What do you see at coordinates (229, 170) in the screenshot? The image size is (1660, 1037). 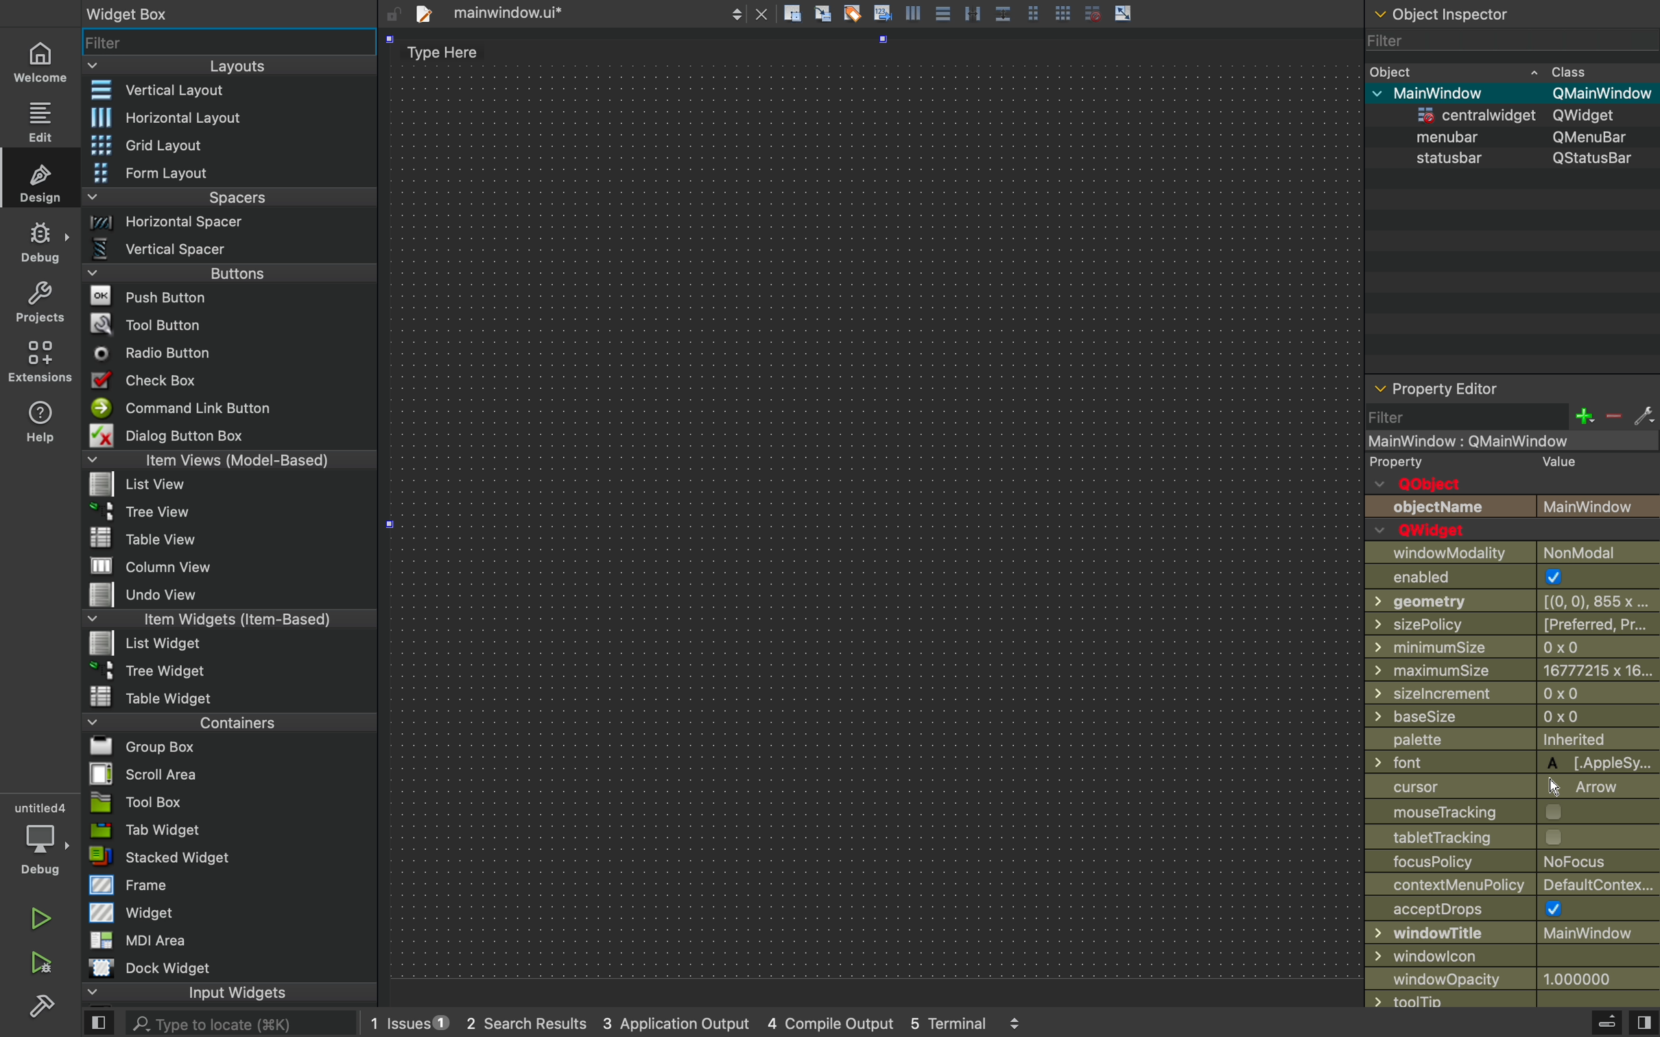 I see `form layout` at bounding box center [229, 170].